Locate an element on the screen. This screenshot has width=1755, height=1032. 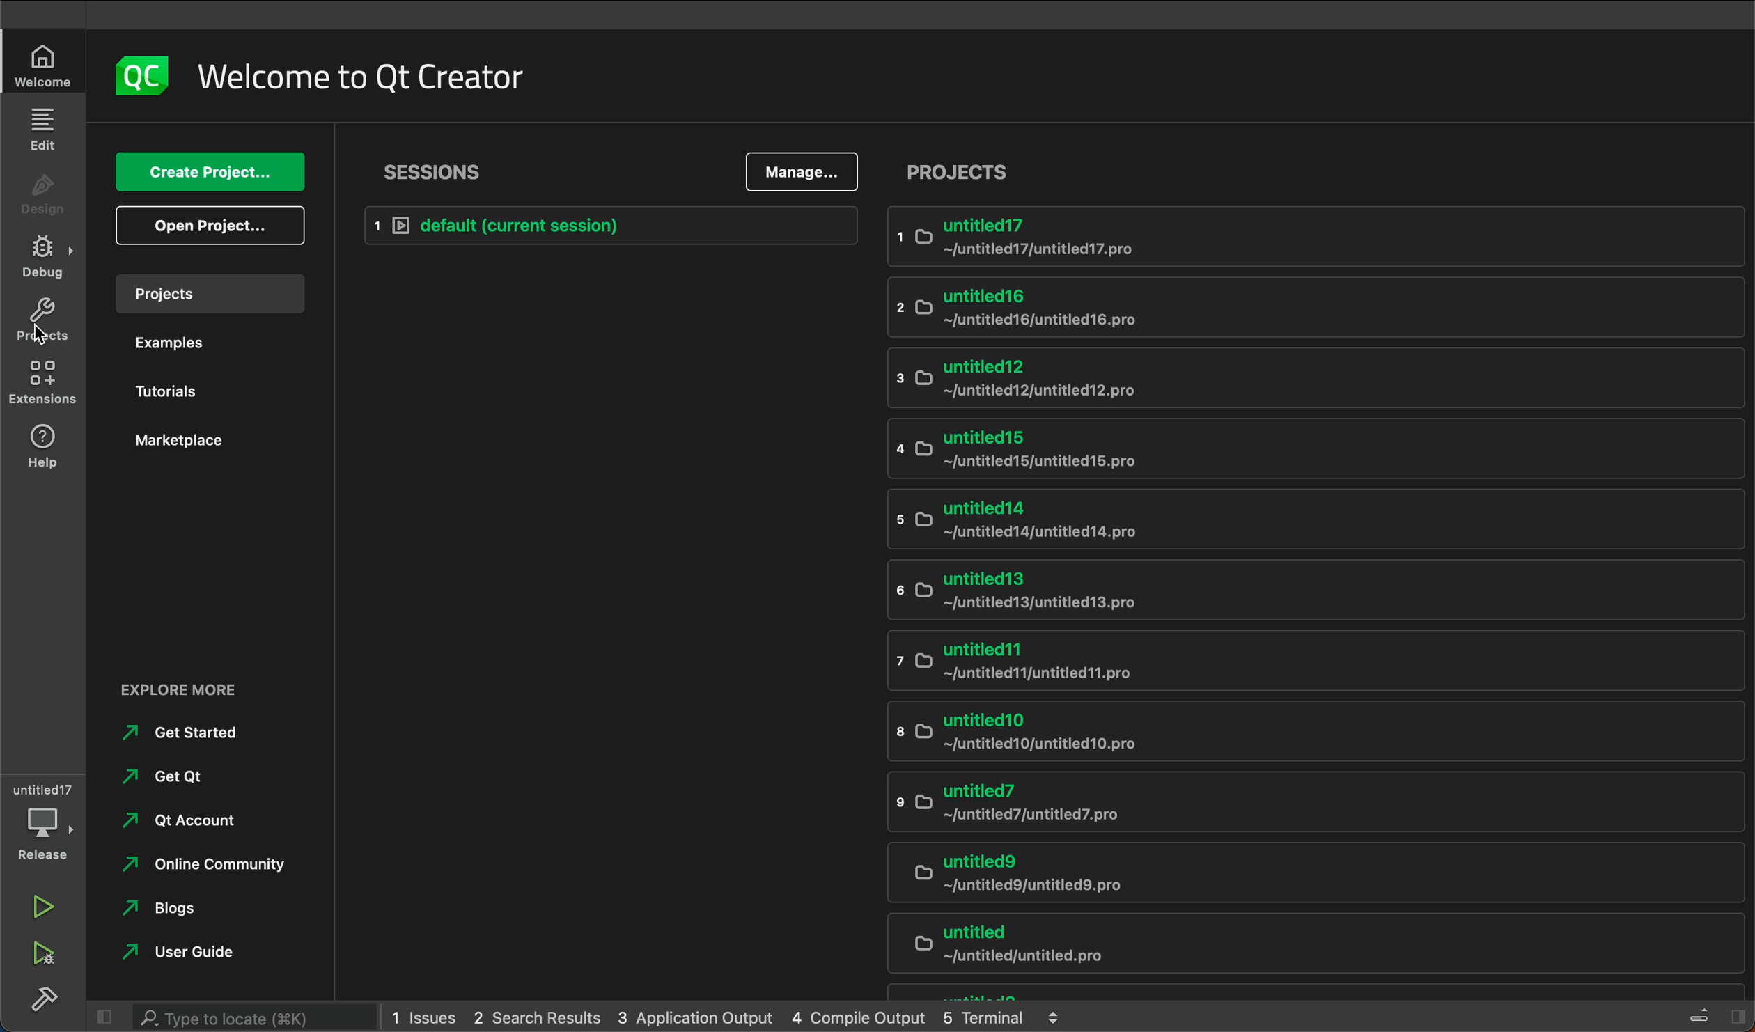
untitled 15 is located at coordinates (1257, 446).